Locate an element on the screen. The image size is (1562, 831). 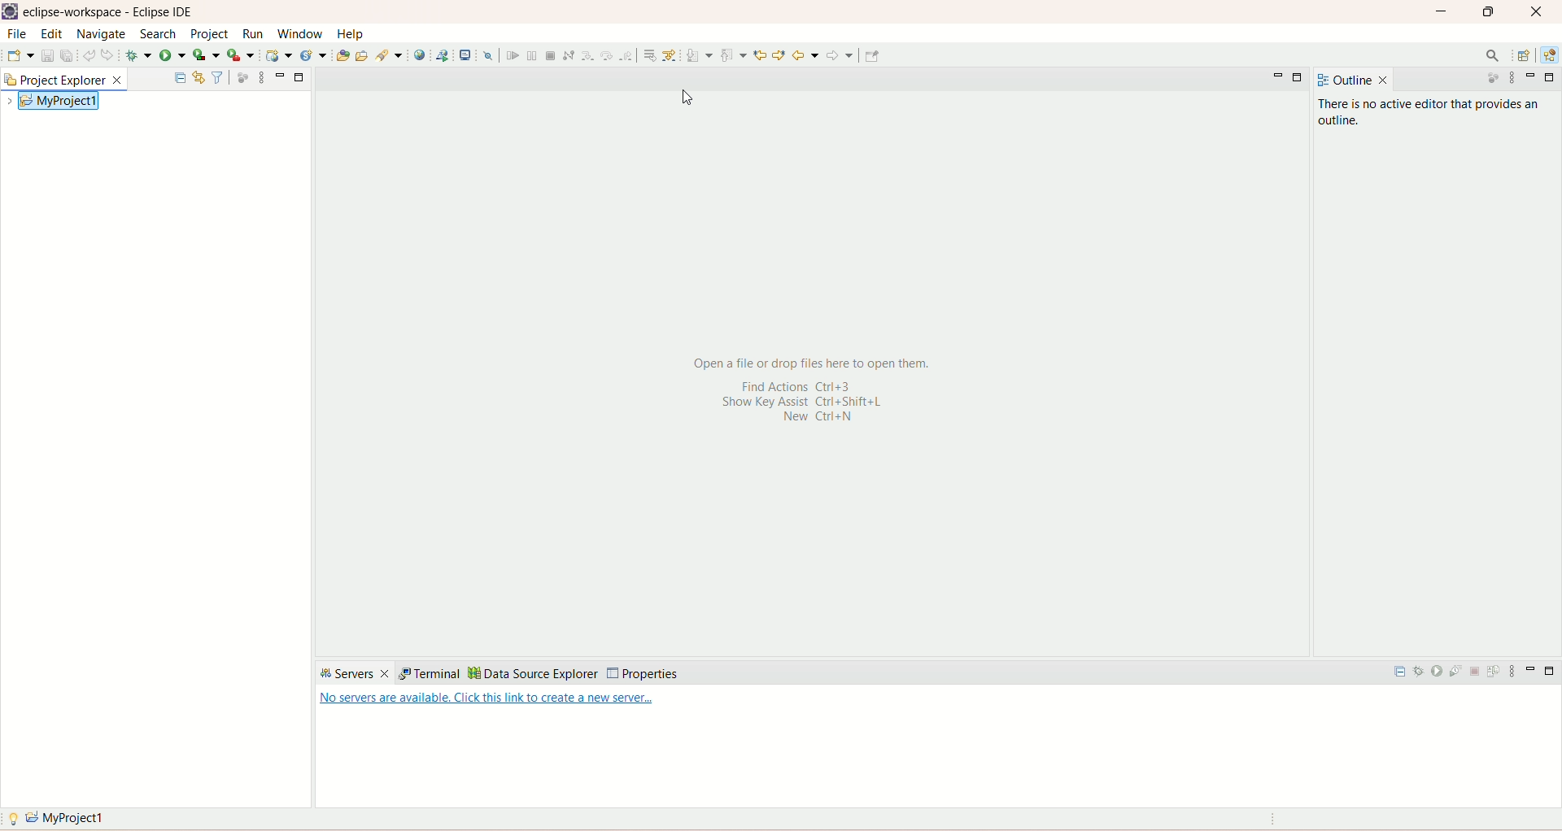
Pin editor is located at coordinates (873, 56).